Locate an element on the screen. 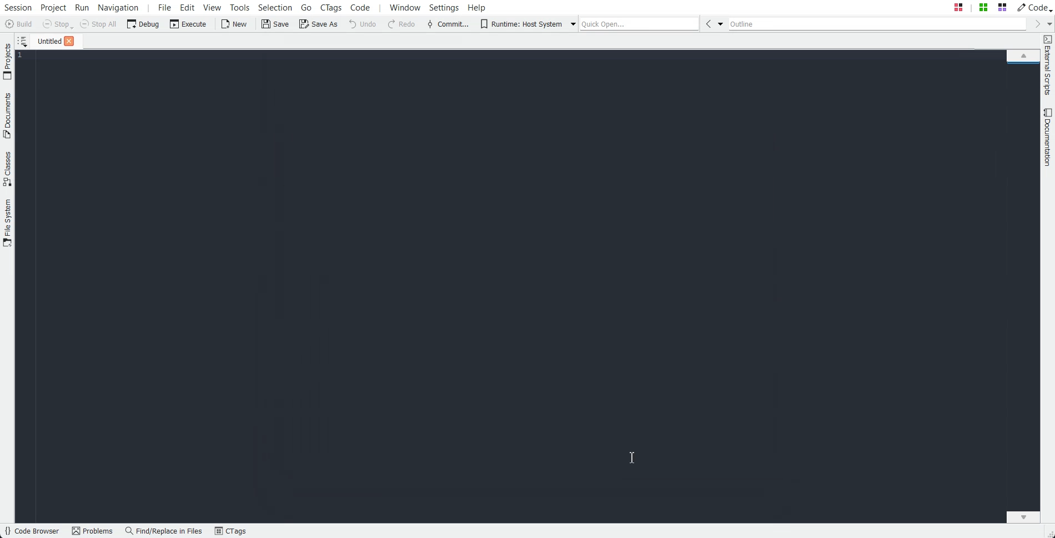  Show sorted list is located at coordinates (22, 41).